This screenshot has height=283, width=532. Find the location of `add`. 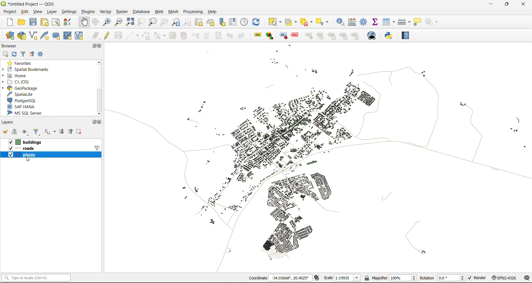

add is located at coordinates (16, 132).